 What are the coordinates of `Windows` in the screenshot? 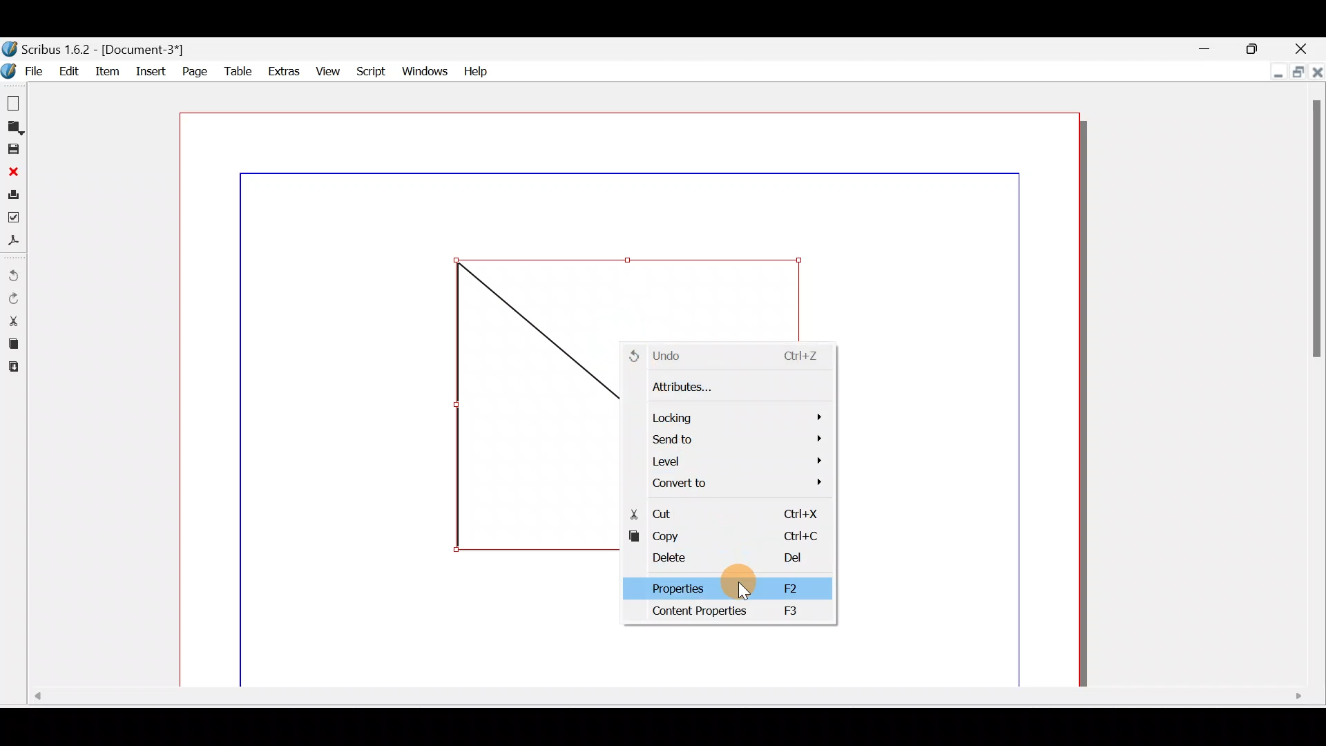 It's located at (423, 68).